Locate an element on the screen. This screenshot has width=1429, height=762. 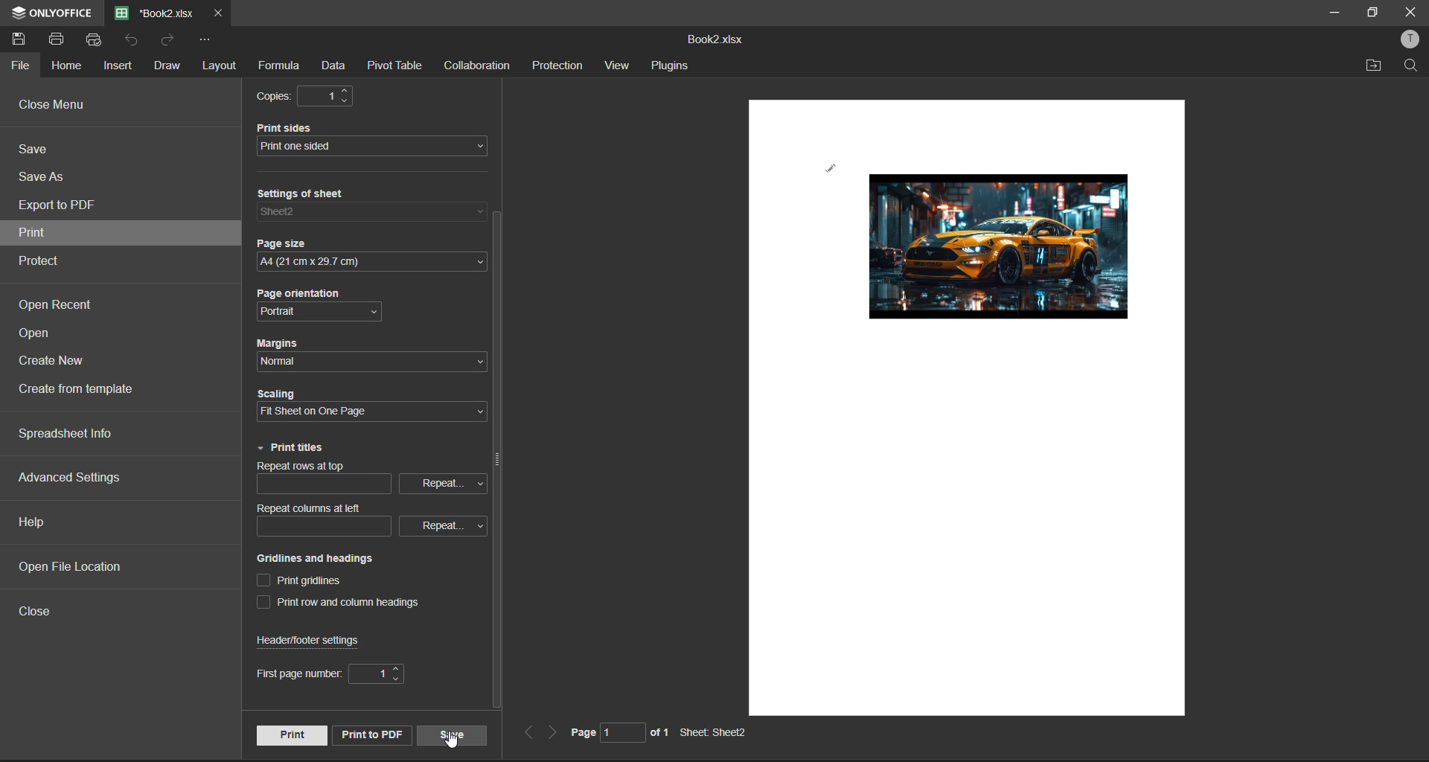
Portrait is located at coordinates (295, 312).